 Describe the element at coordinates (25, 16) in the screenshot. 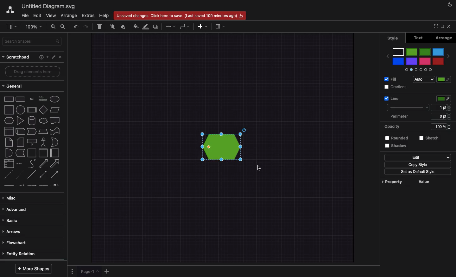

I see `File` at that location.